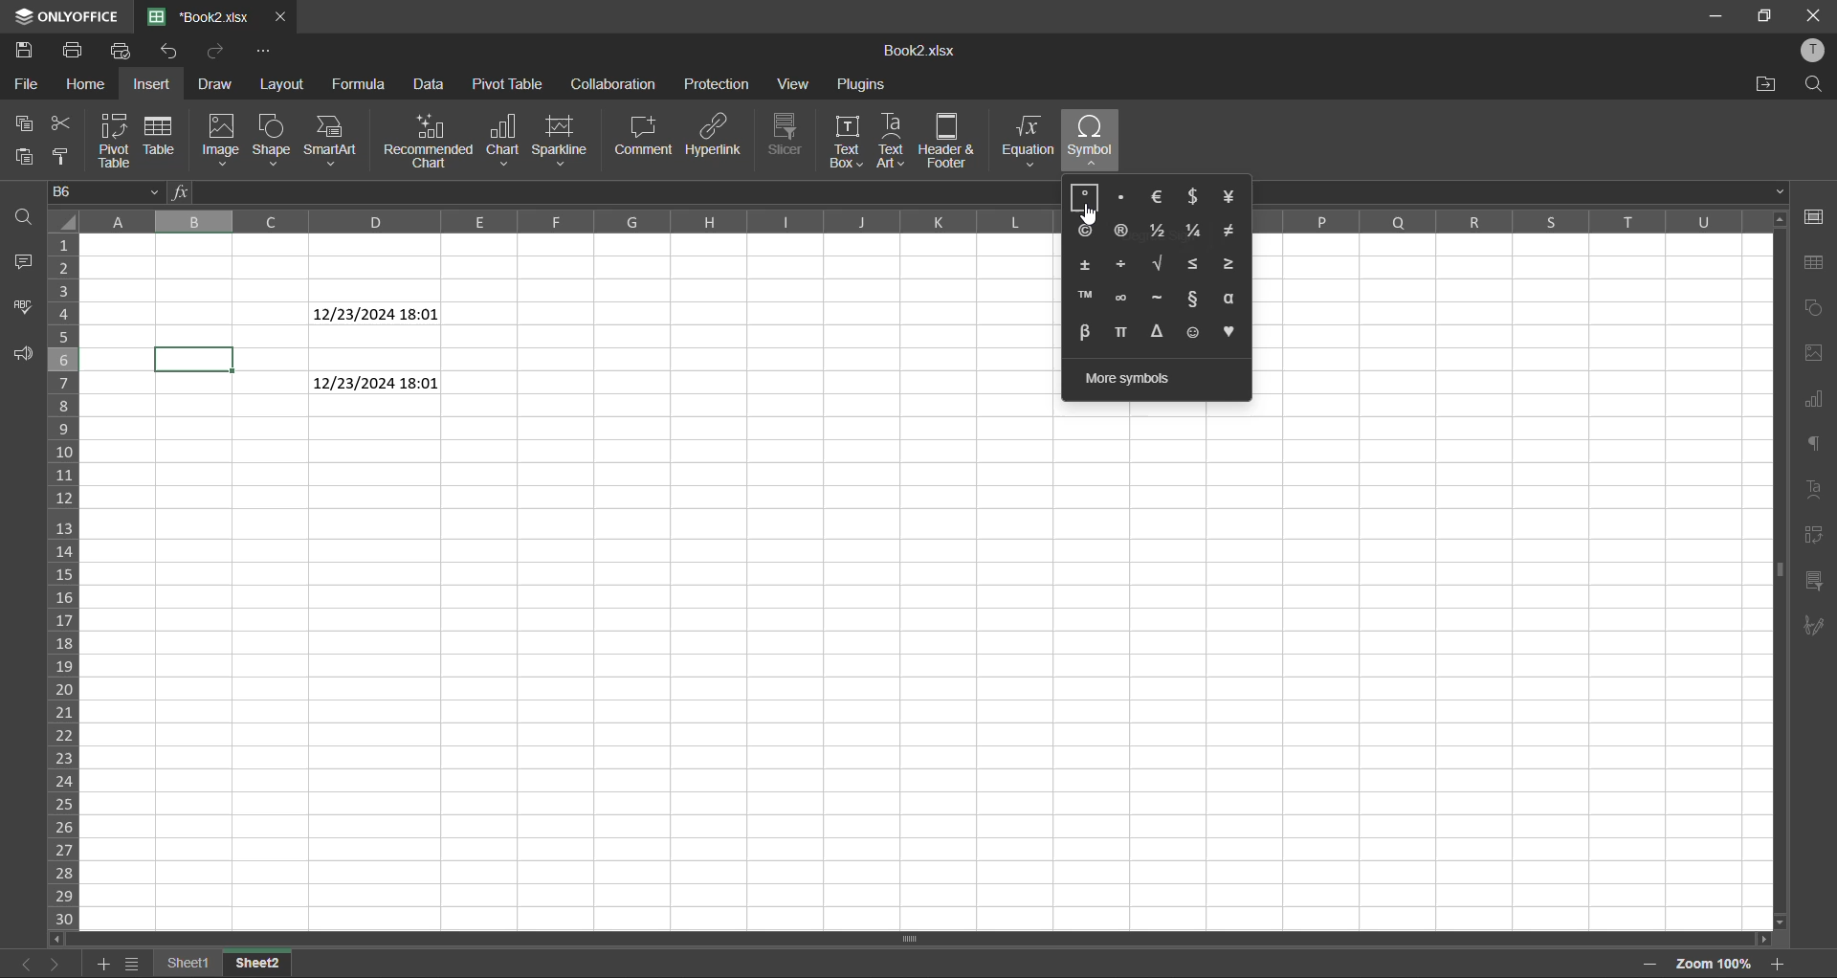 The height and width of the screenshot is (978, 1837). I want to click on find, so click(1813, 84).